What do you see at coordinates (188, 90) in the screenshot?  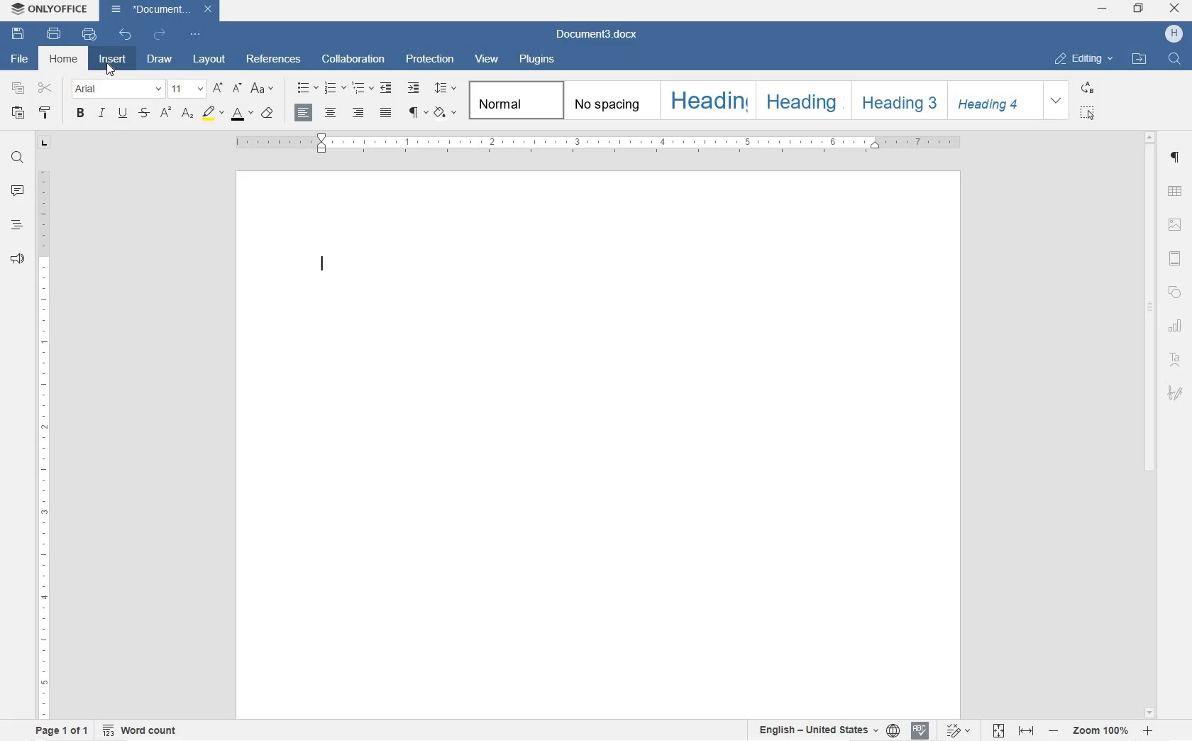 I see `FONT SIZE` at bounding box center [188, 90].